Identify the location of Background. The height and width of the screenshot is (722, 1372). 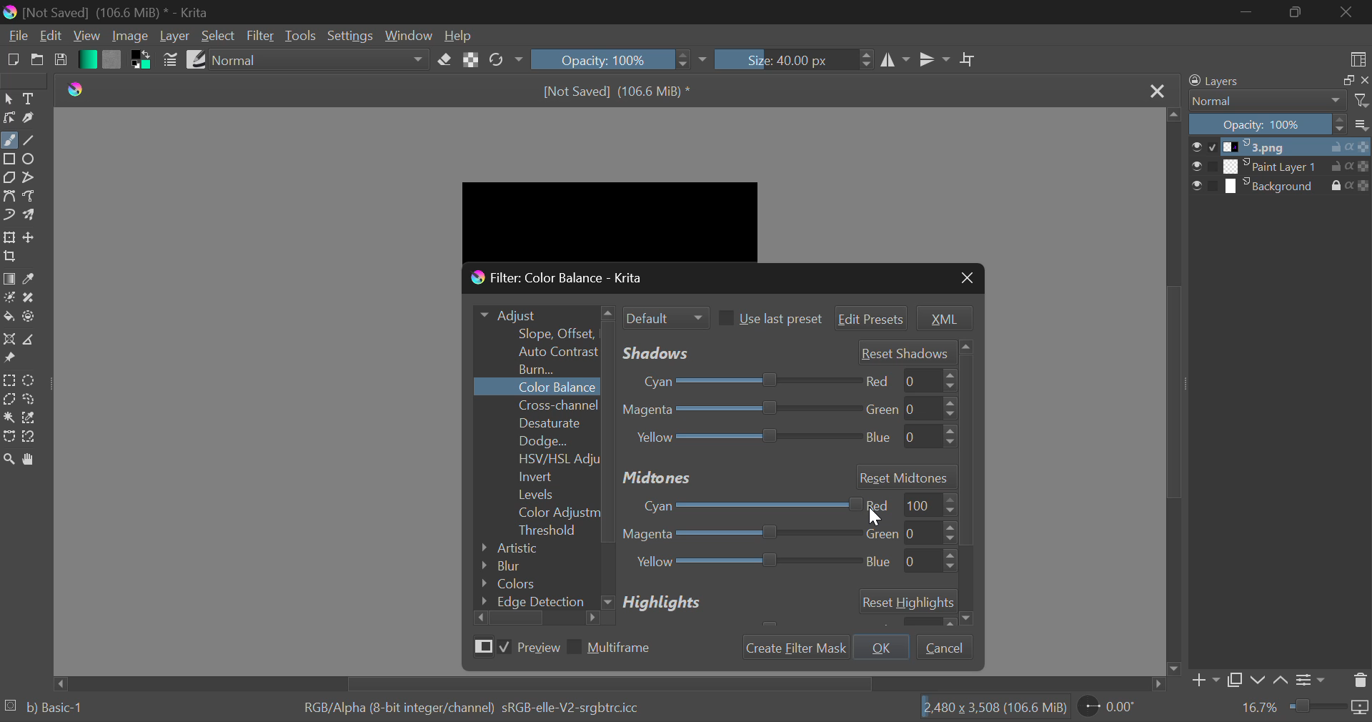
(1281, 188).